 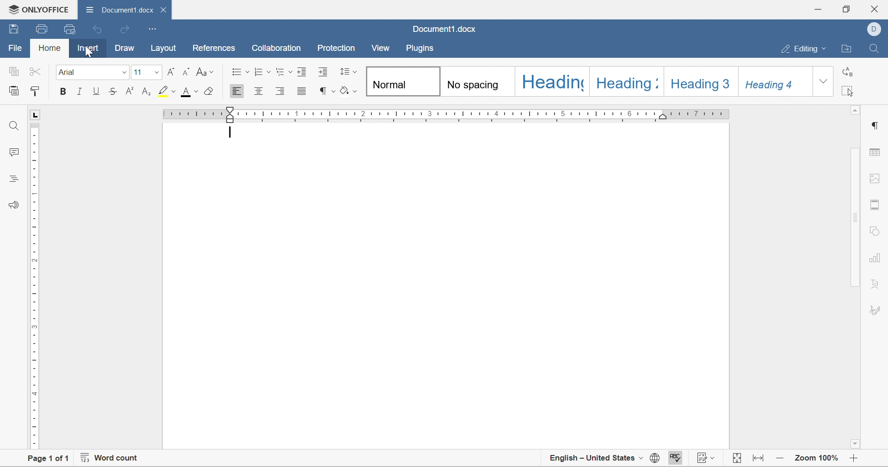 What do you see at coordinates (43, 28) in the screenshot?
I see `Print file` at bounding box center [43, 28].